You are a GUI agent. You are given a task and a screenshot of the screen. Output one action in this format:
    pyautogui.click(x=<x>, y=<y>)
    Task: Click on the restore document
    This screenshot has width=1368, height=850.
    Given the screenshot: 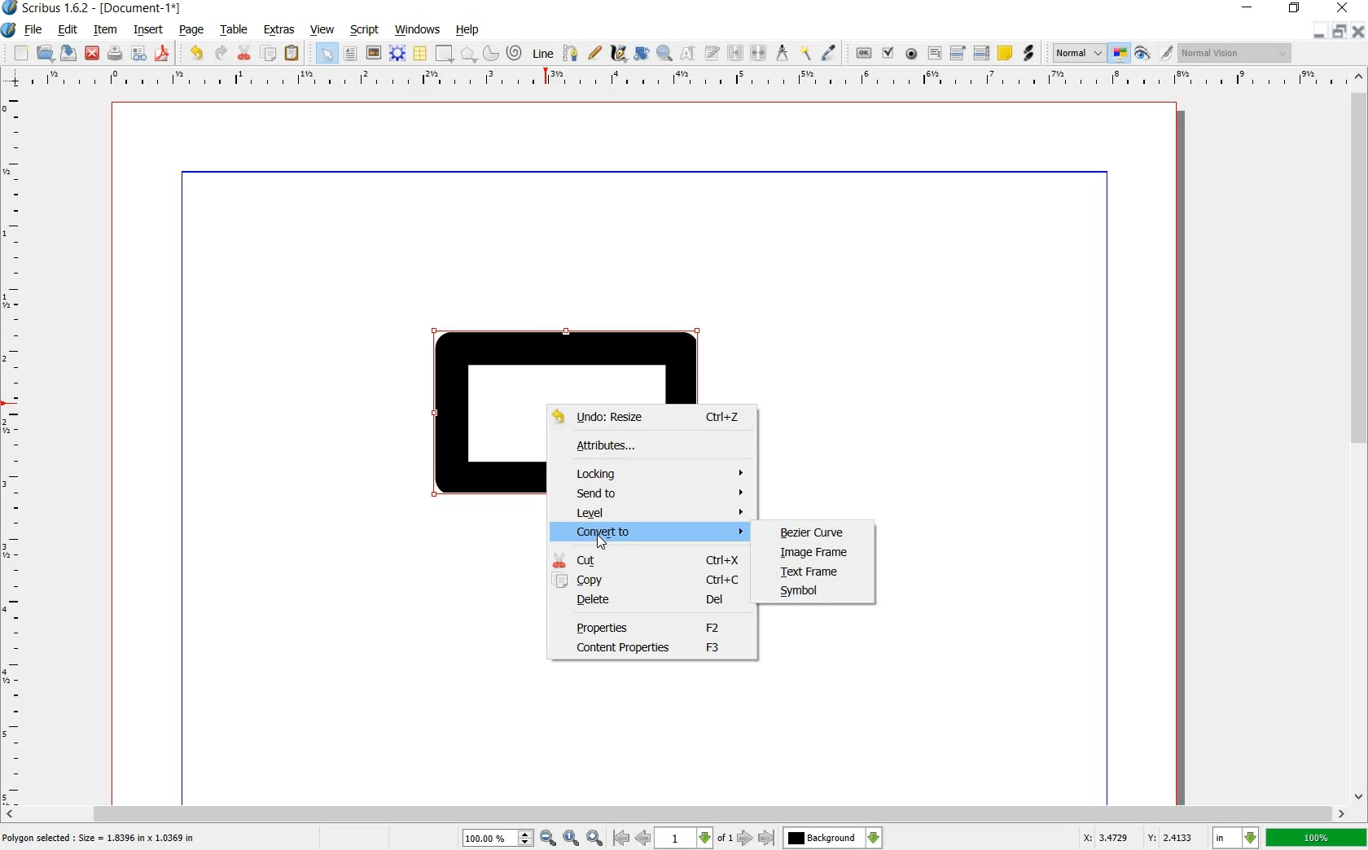 What is the action you would take?
    pyautogui.click(x=1340, y=30)
    